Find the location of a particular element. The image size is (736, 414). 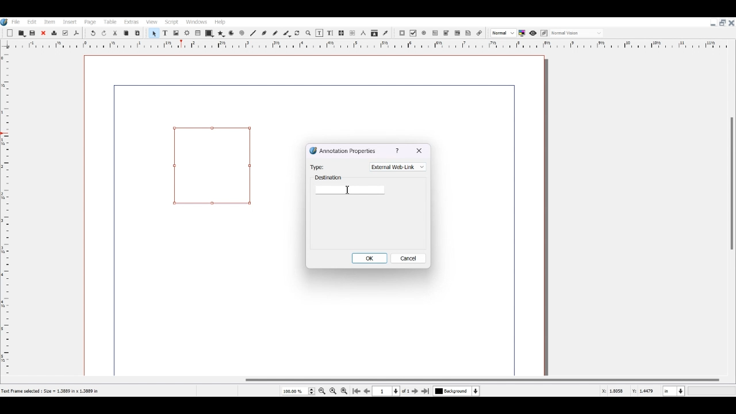

PDF Push Button is located at coordinates (402, 33).